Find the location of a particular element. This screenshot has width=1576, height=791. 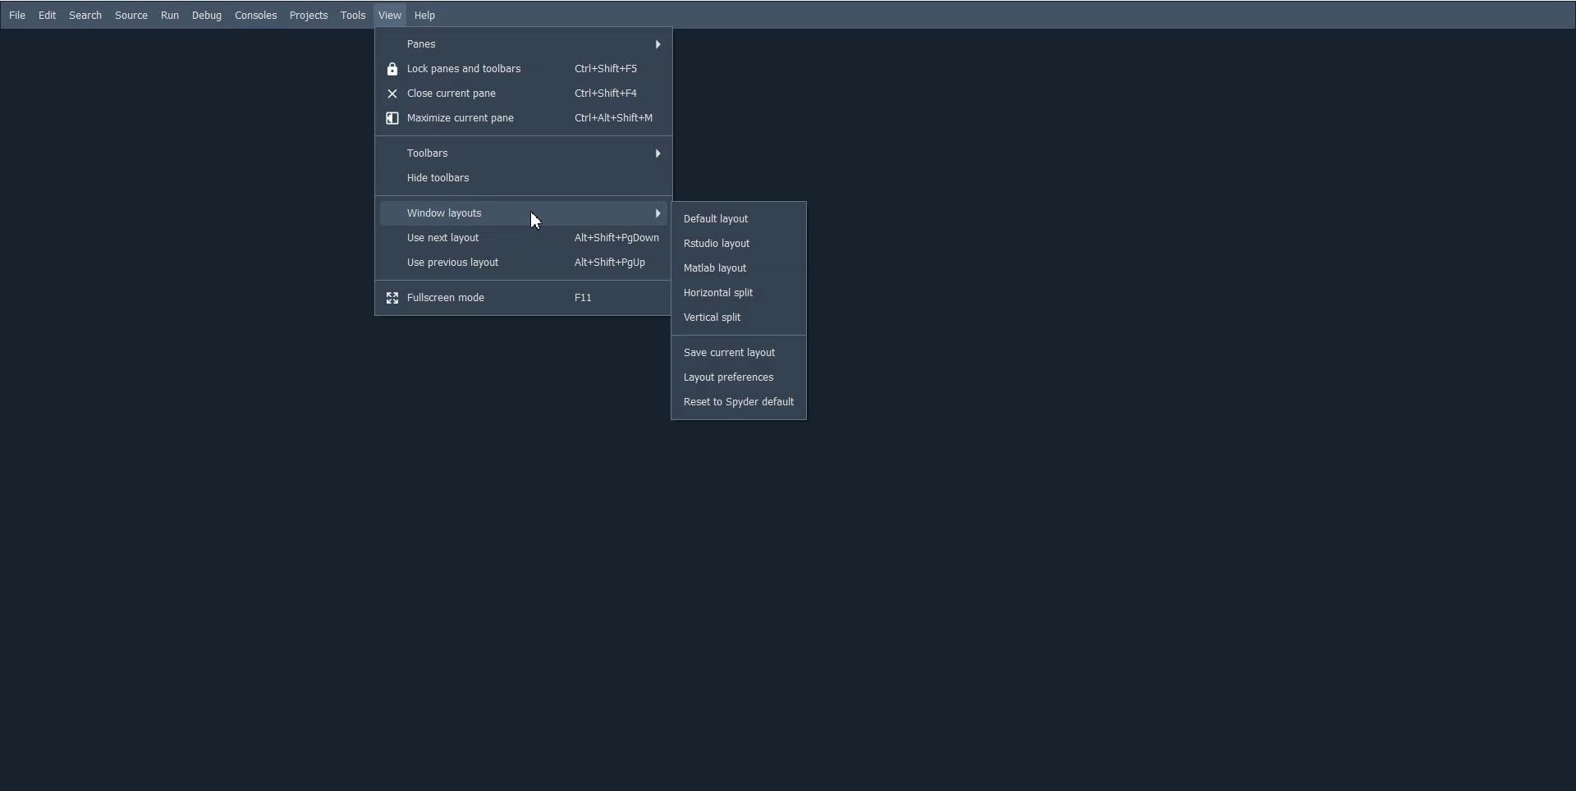

Toolbars is located at coordinates (525, 152).